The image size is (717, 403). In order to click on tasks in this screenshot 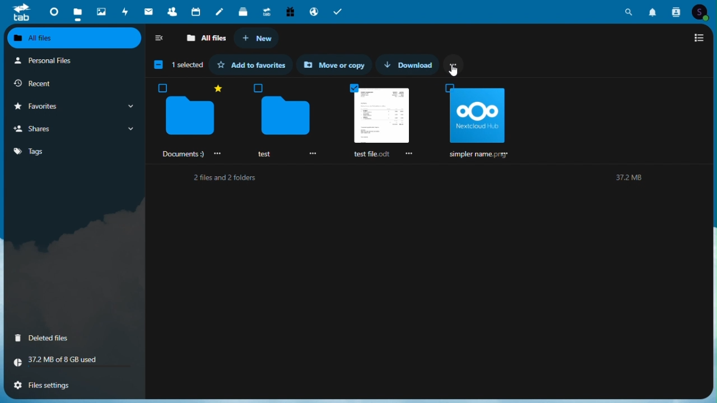, I will do `click(338, 12)`.